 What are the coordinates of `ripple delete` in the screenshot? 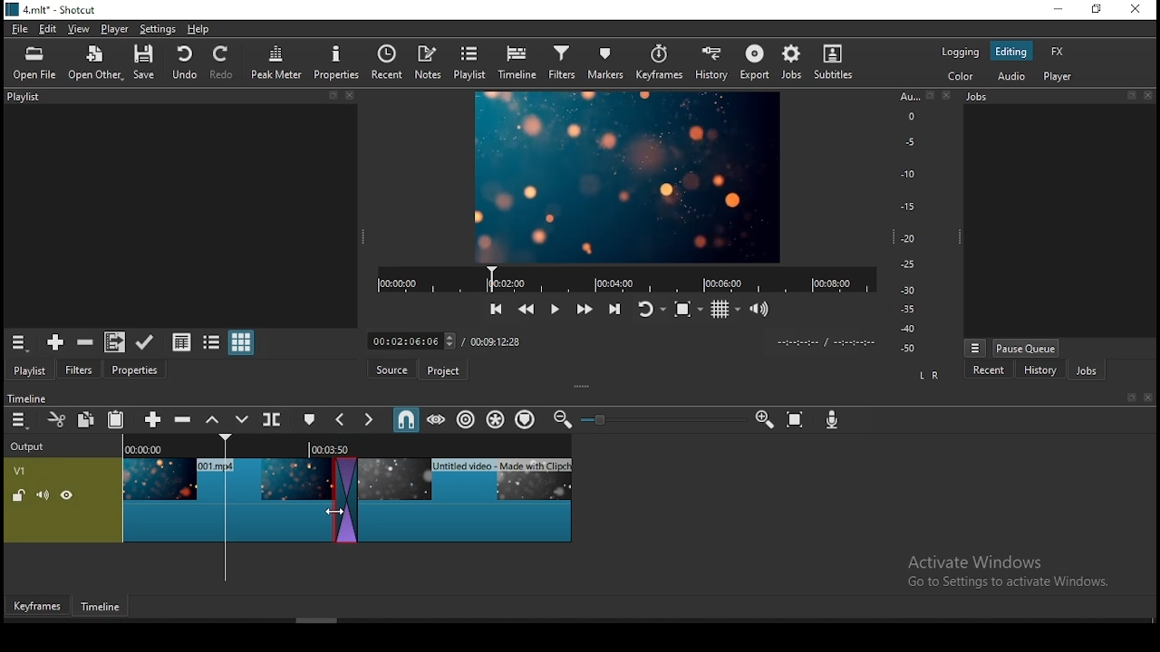 It's located at (180, 419).